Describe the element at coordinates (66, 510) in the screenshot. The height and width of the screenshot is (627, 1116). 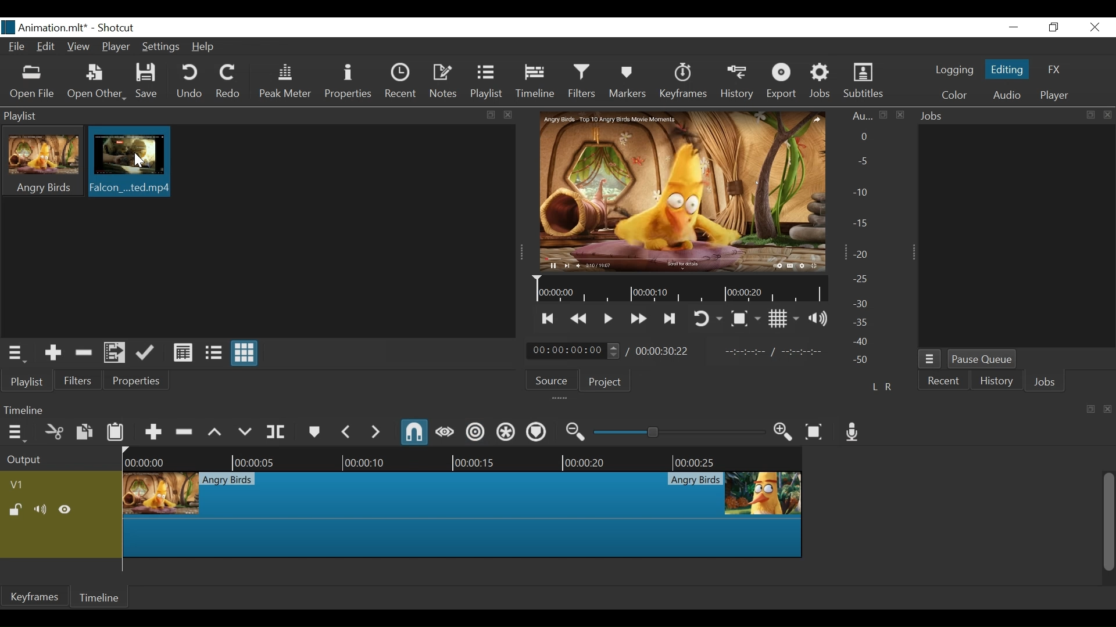
I see `Hide` at that location.